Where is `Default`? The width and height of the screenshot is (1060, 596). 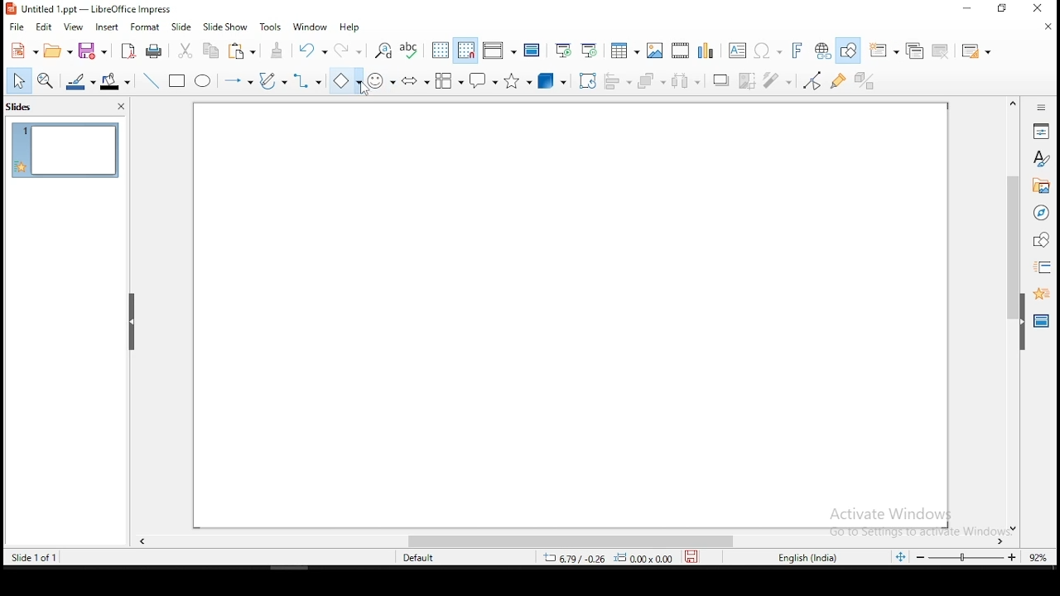 Default is located at coordinates (426, 558).